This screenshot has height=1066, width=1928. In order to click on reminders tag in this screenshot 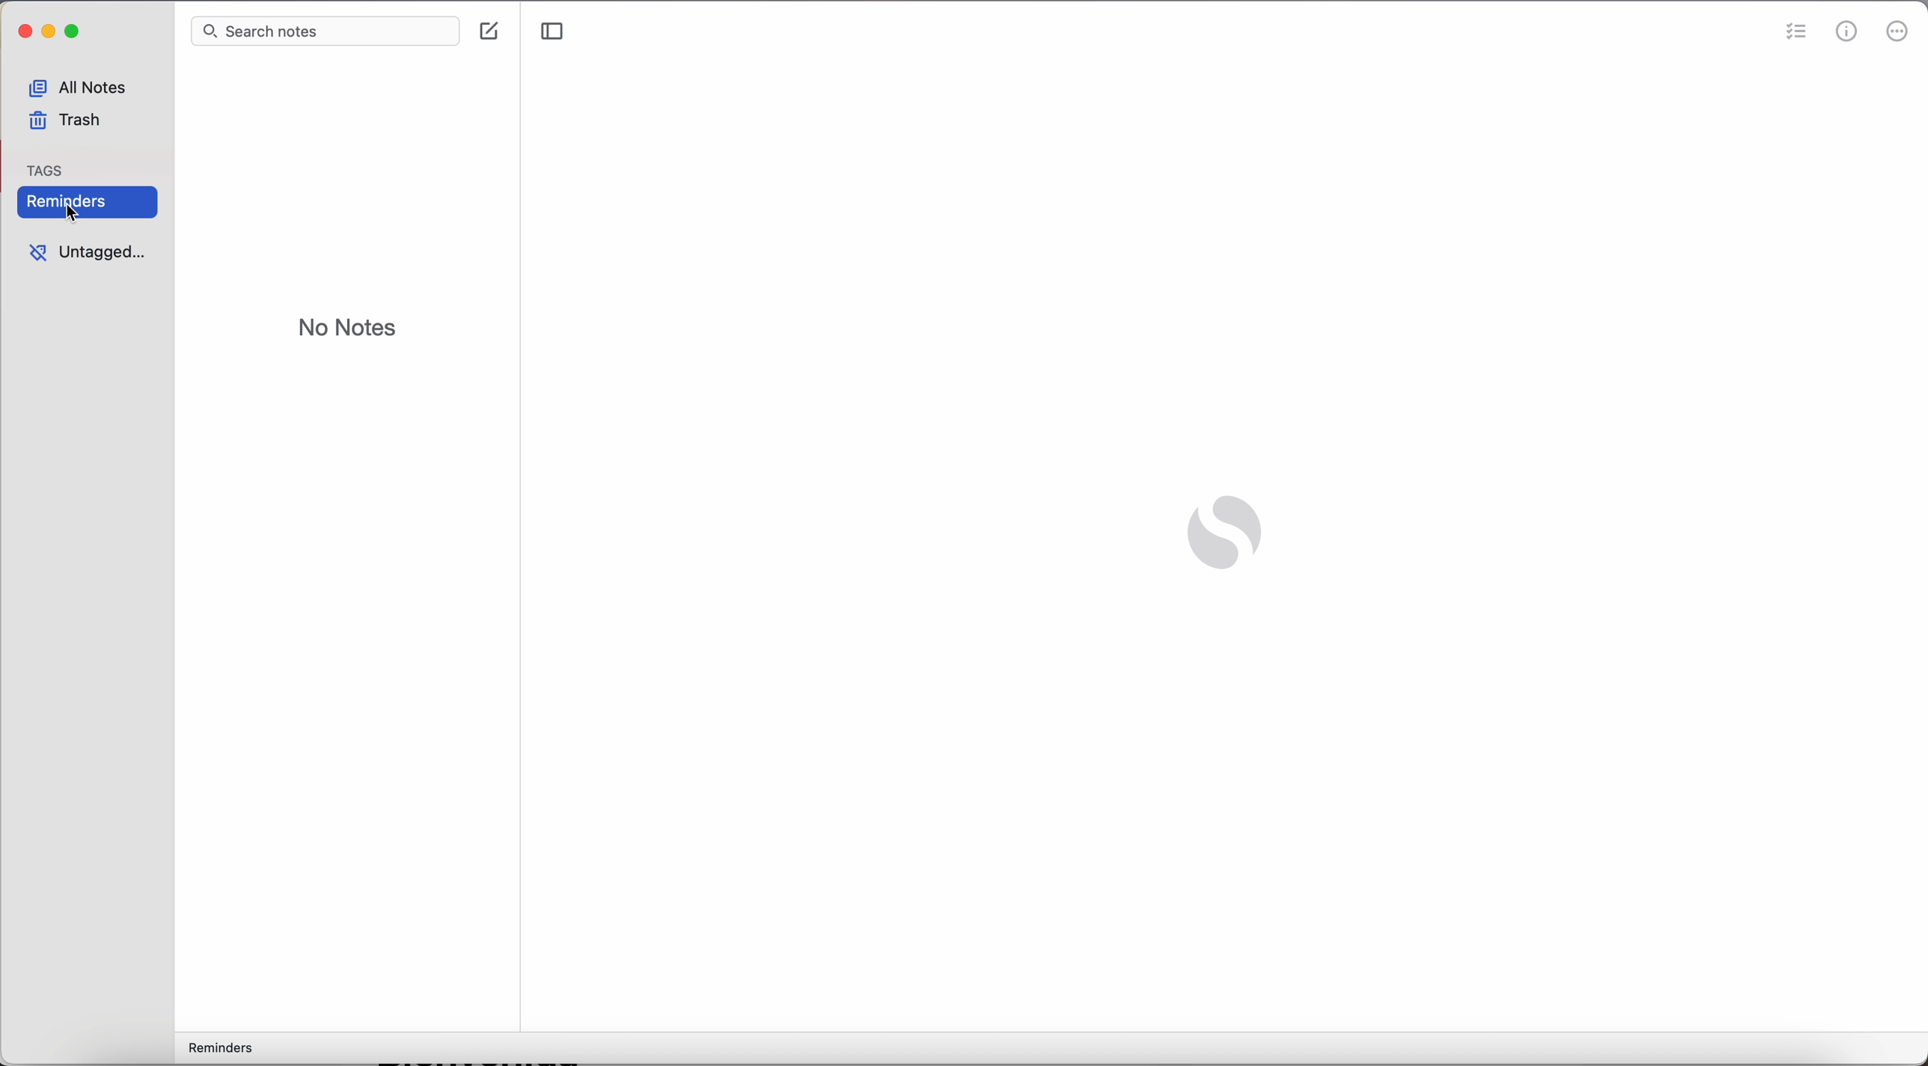, I will do `click(217, 1050)`.